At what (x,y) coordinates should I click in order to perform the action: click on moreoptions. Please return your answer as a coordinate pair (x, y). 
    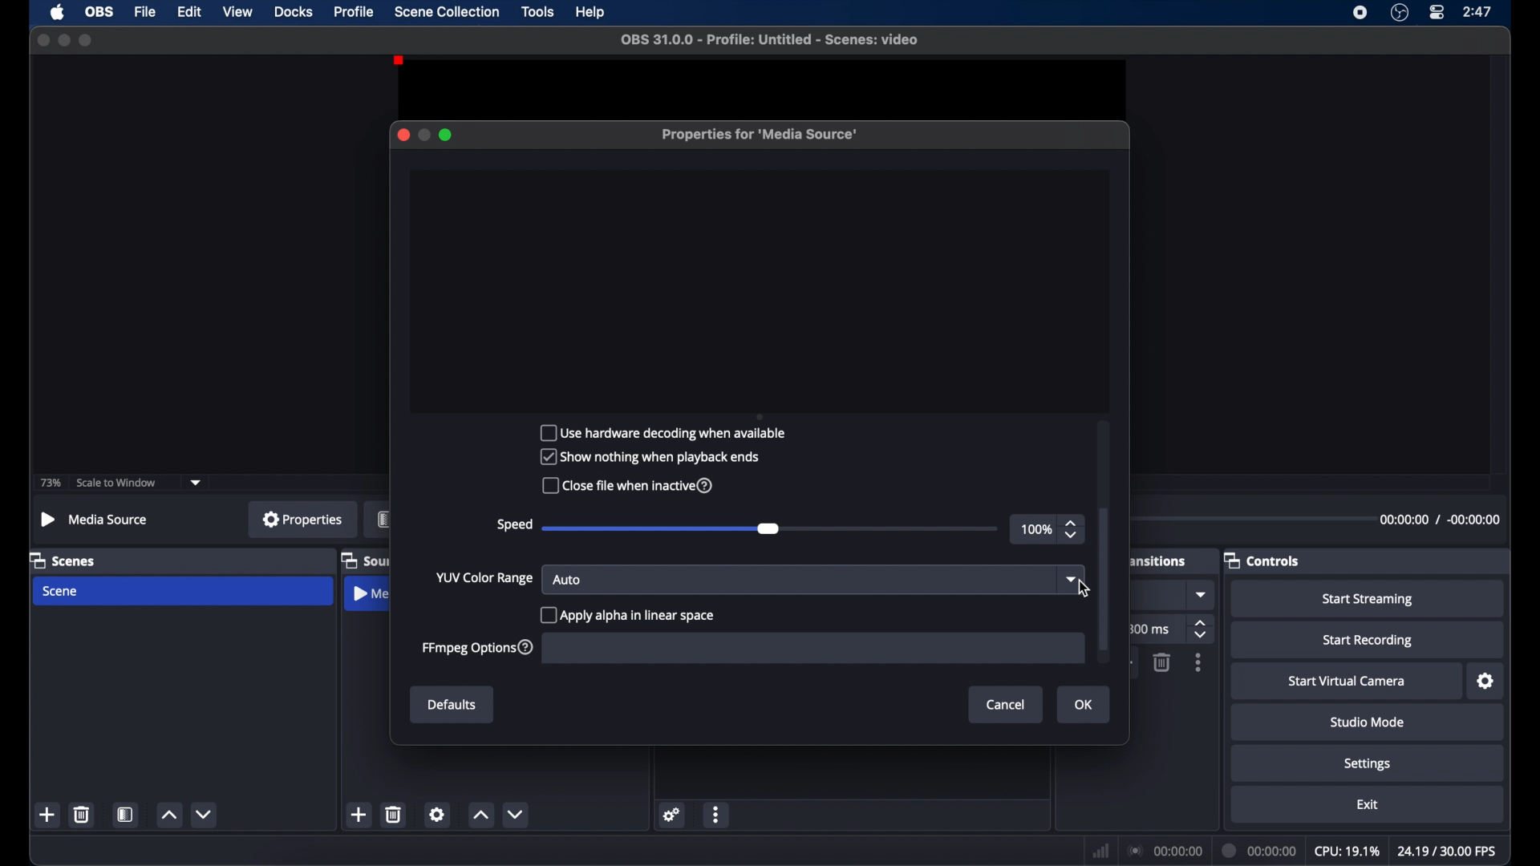
    Looking at the image, I should click on (1198, 662).